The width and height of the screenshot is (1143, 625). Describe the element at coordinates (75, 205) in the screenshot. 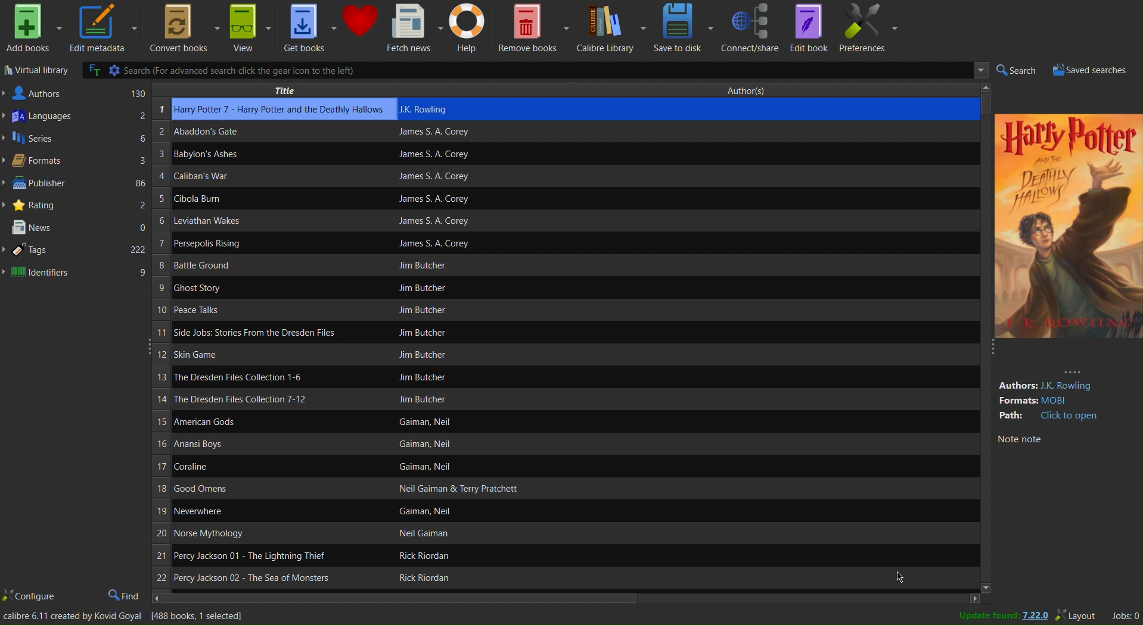

I see `Rating` at that location.